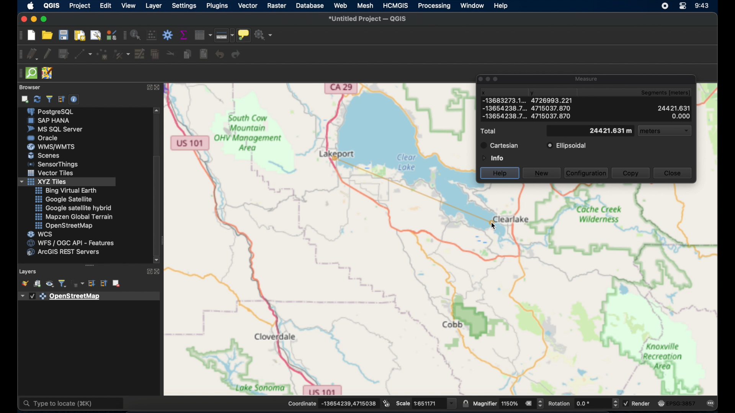 This screenshot has height=413, width=735. Describe the element at coordinates (64, 226) in the screenshot. I see `openstreetmap` at that location.